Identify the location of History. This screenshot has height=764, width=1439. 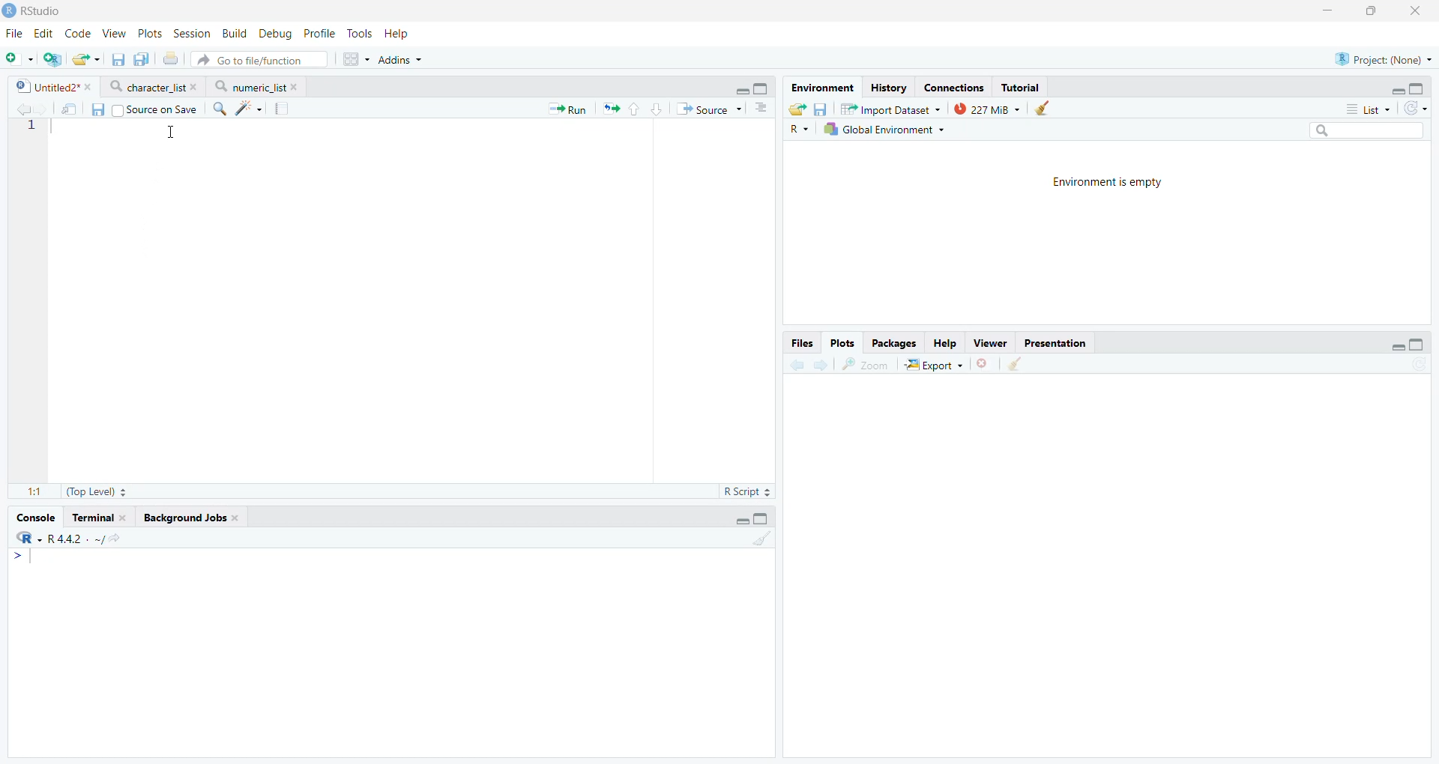
(888, 88).